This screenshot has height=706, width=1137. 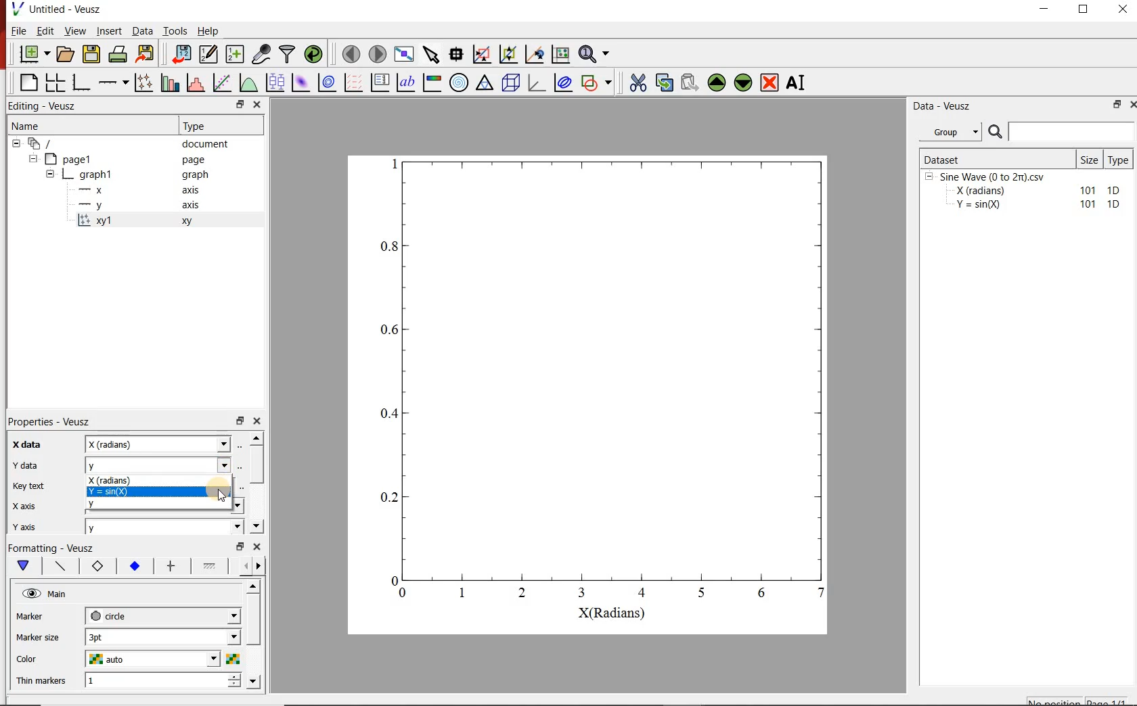 What do you see at coordinates (24, 463) in the screenshot?
I see `Min` at bounding box center [24, 463].